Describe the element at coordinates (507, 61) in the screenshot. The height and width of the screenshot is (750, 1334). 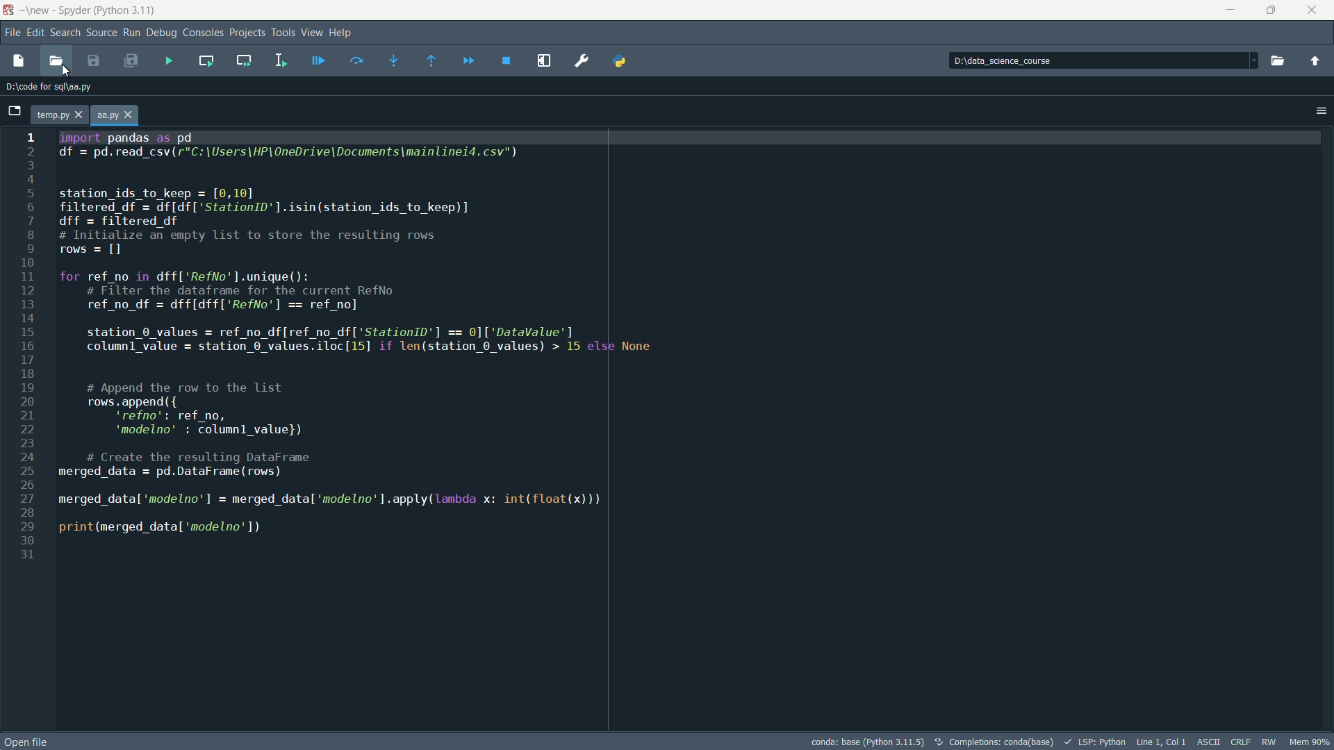
I see `stop debugging` at that location.